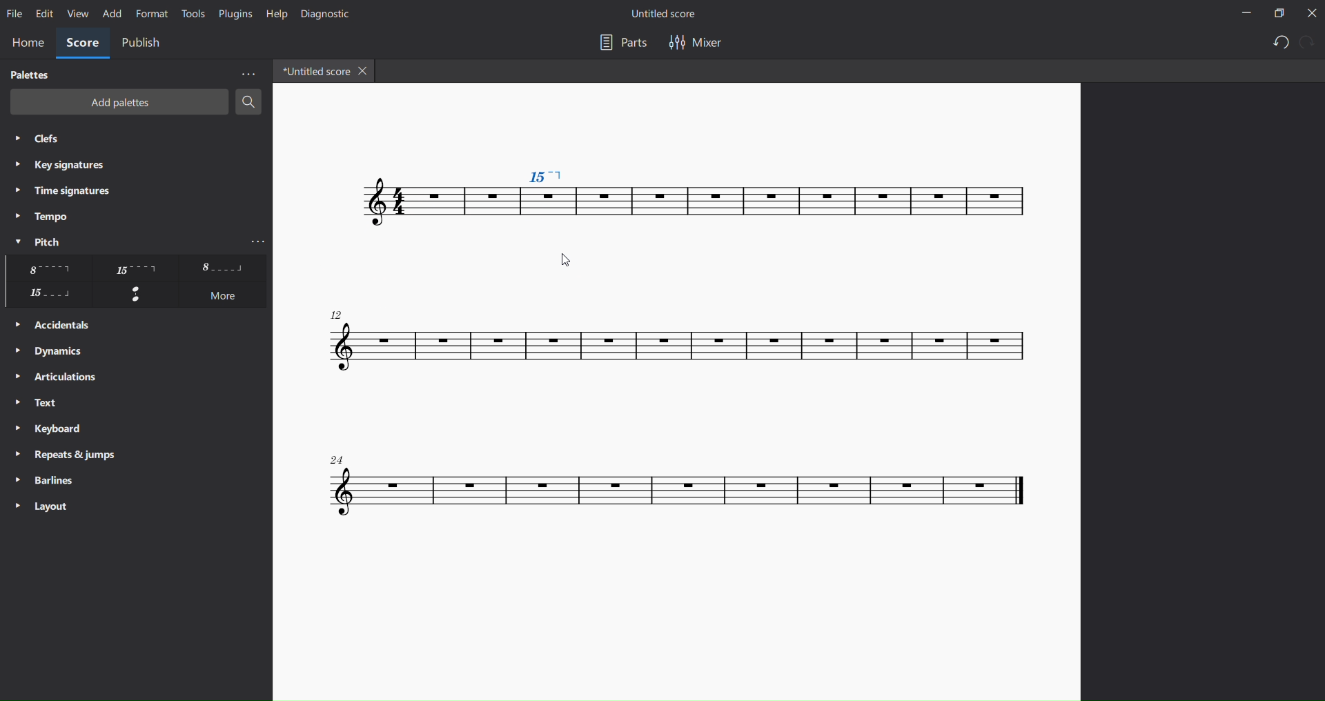 The height and width of the screenshot is (701, 1325). Describe the element at coordinates (193, 14) in the screenshot. I see `tools` at that location.